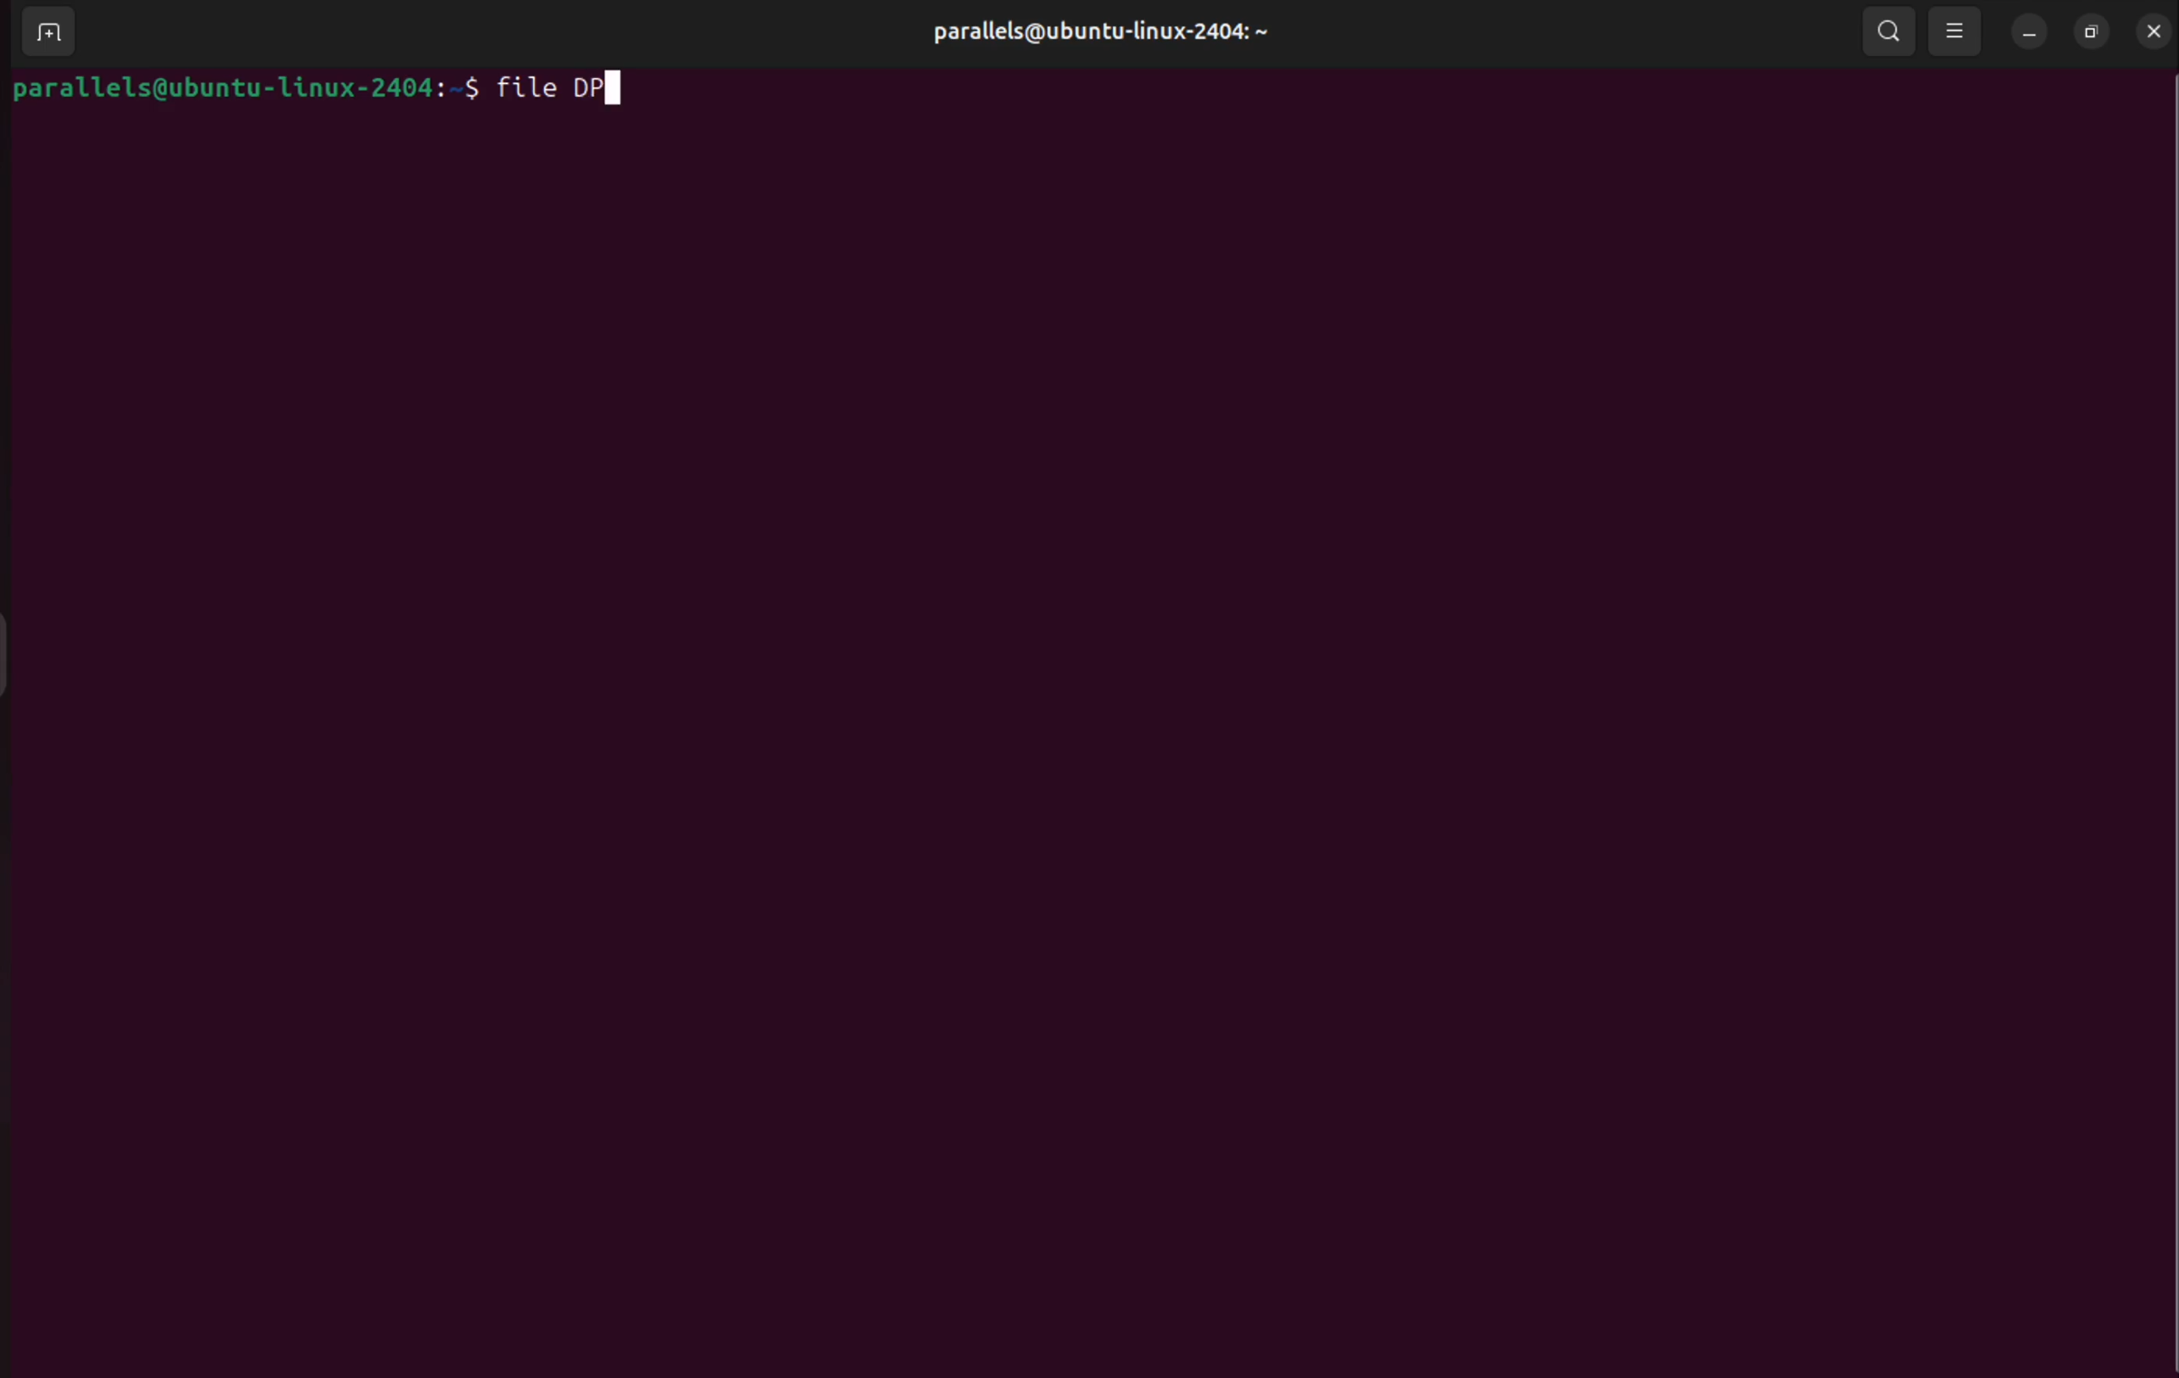 The width and height of the screenshot is (2179, 1378). Describe the element at coordinates (247, 89) in the screenshot. I see `bash prompt` at that location.